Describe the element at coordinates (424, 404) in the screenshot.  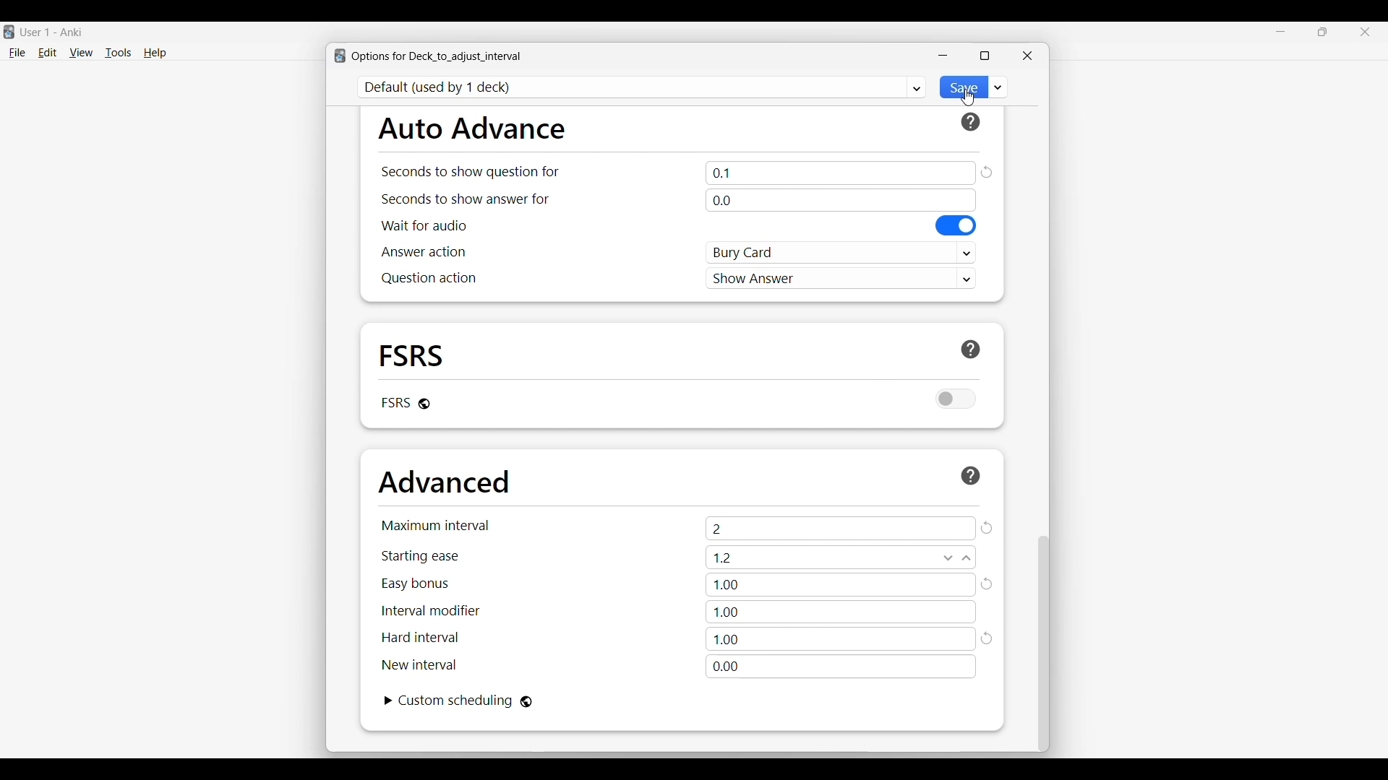
I see `Affects the entire collection` at that location.